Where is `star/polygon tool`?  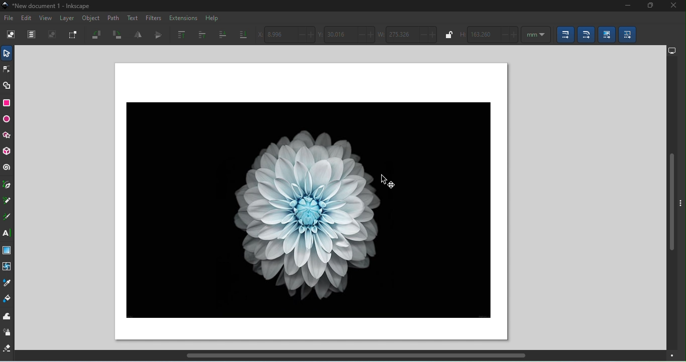
star/polygon tool is located at coordinates (7, 136).